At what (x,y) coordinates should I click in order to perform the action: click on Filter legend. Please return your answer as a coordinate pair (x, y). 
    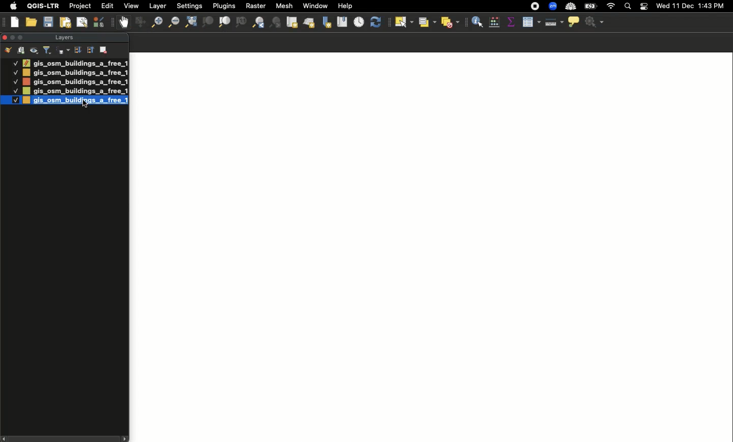
    Looking at the image, I should click on (48, 50).